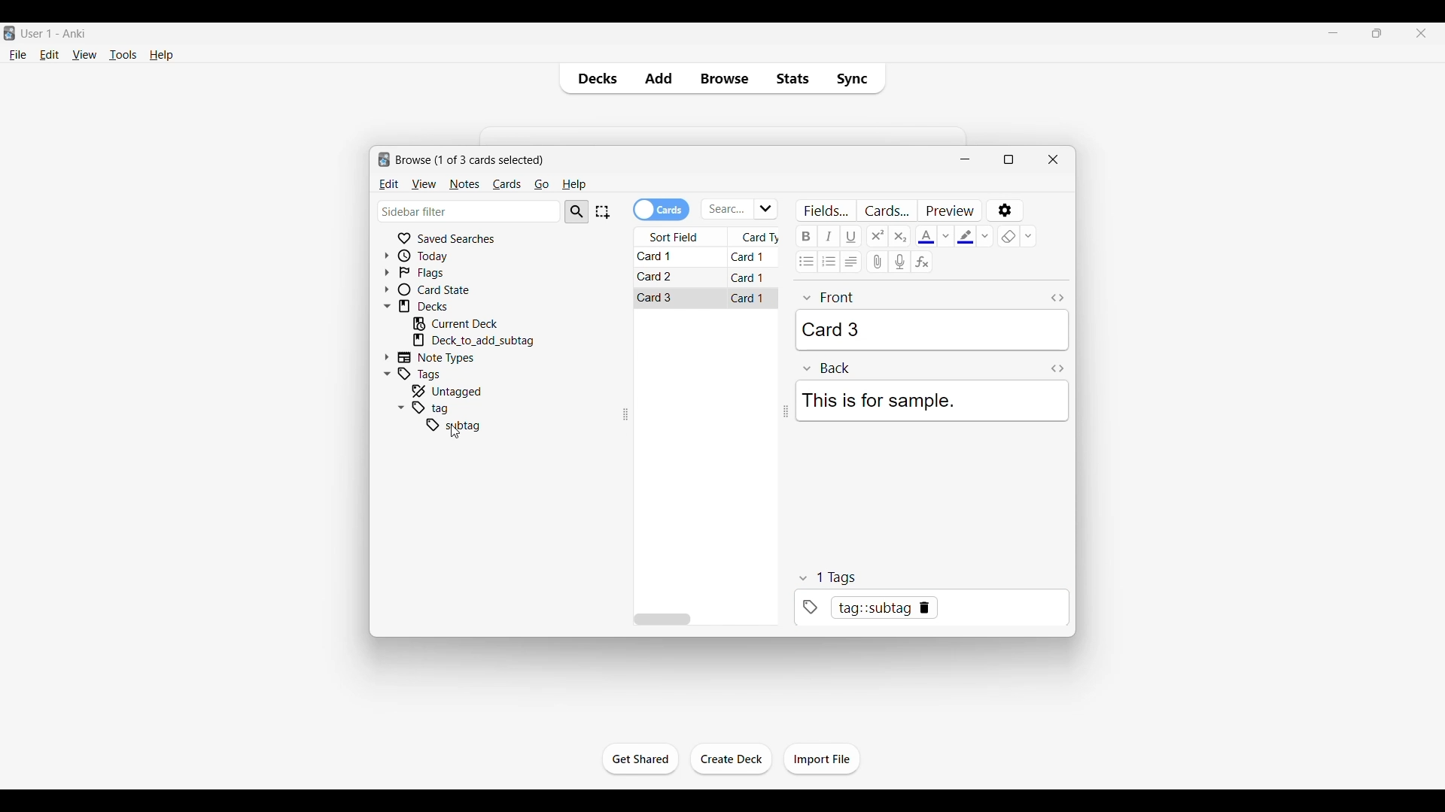 This screenshot has width=1445, height=812. I want to click on Click to see list, so click(767, 209).